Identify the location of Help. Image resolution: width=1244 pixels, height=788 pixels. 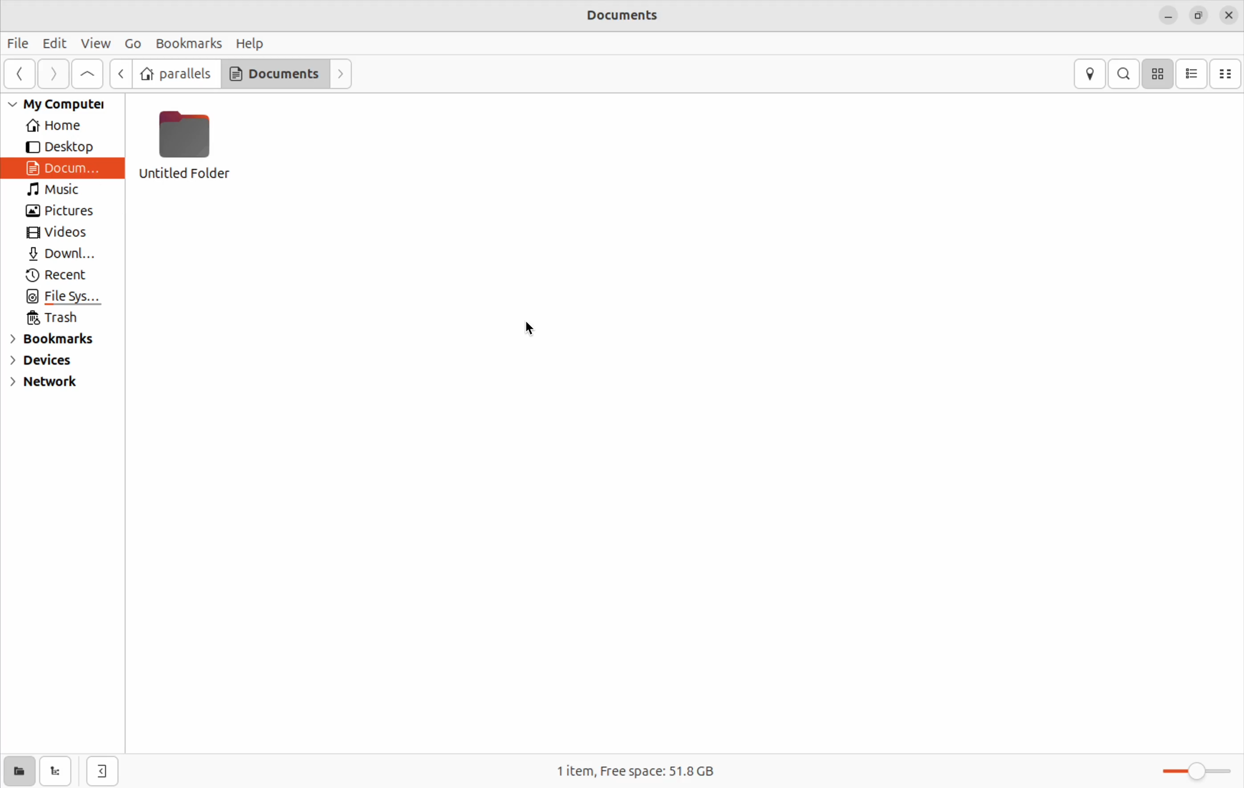
(252, 41).